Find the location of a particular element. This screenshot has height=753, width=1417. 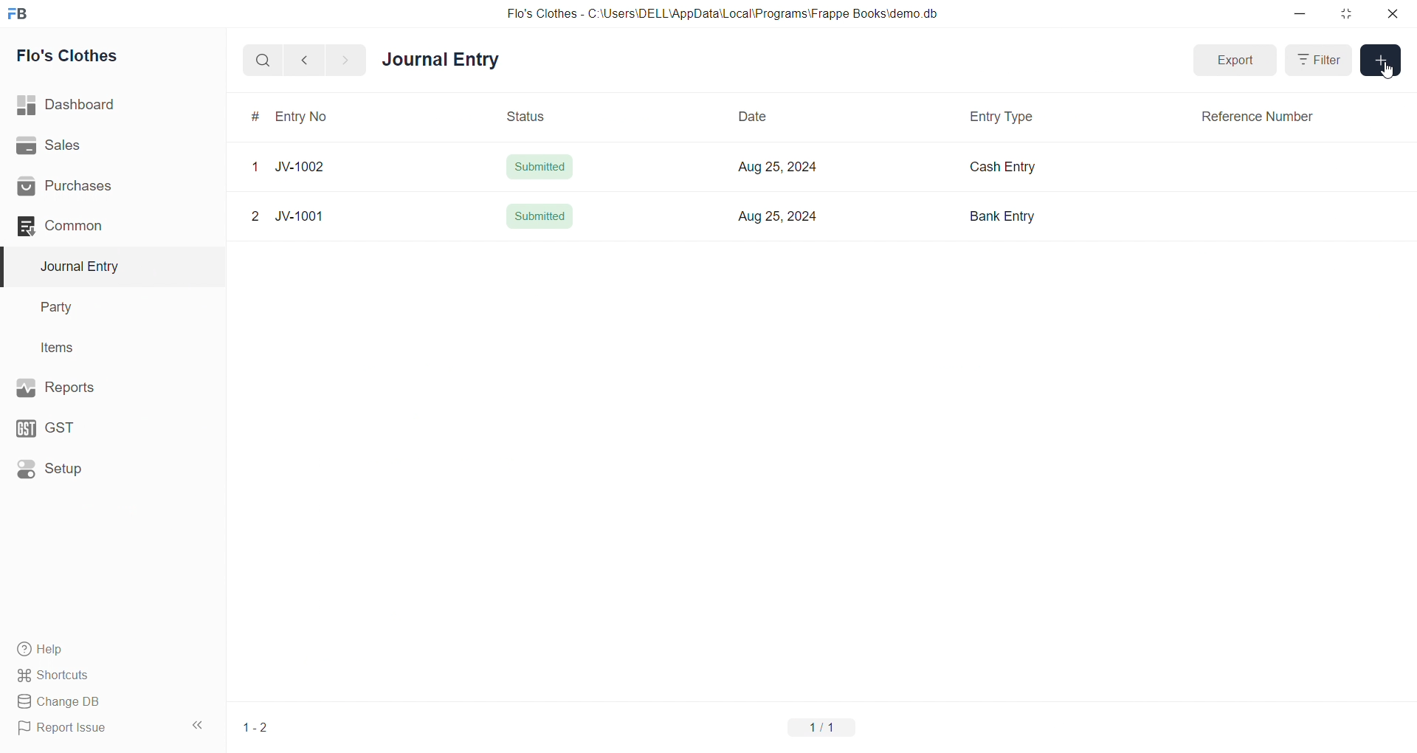

# is located at coordinates (255, 116).